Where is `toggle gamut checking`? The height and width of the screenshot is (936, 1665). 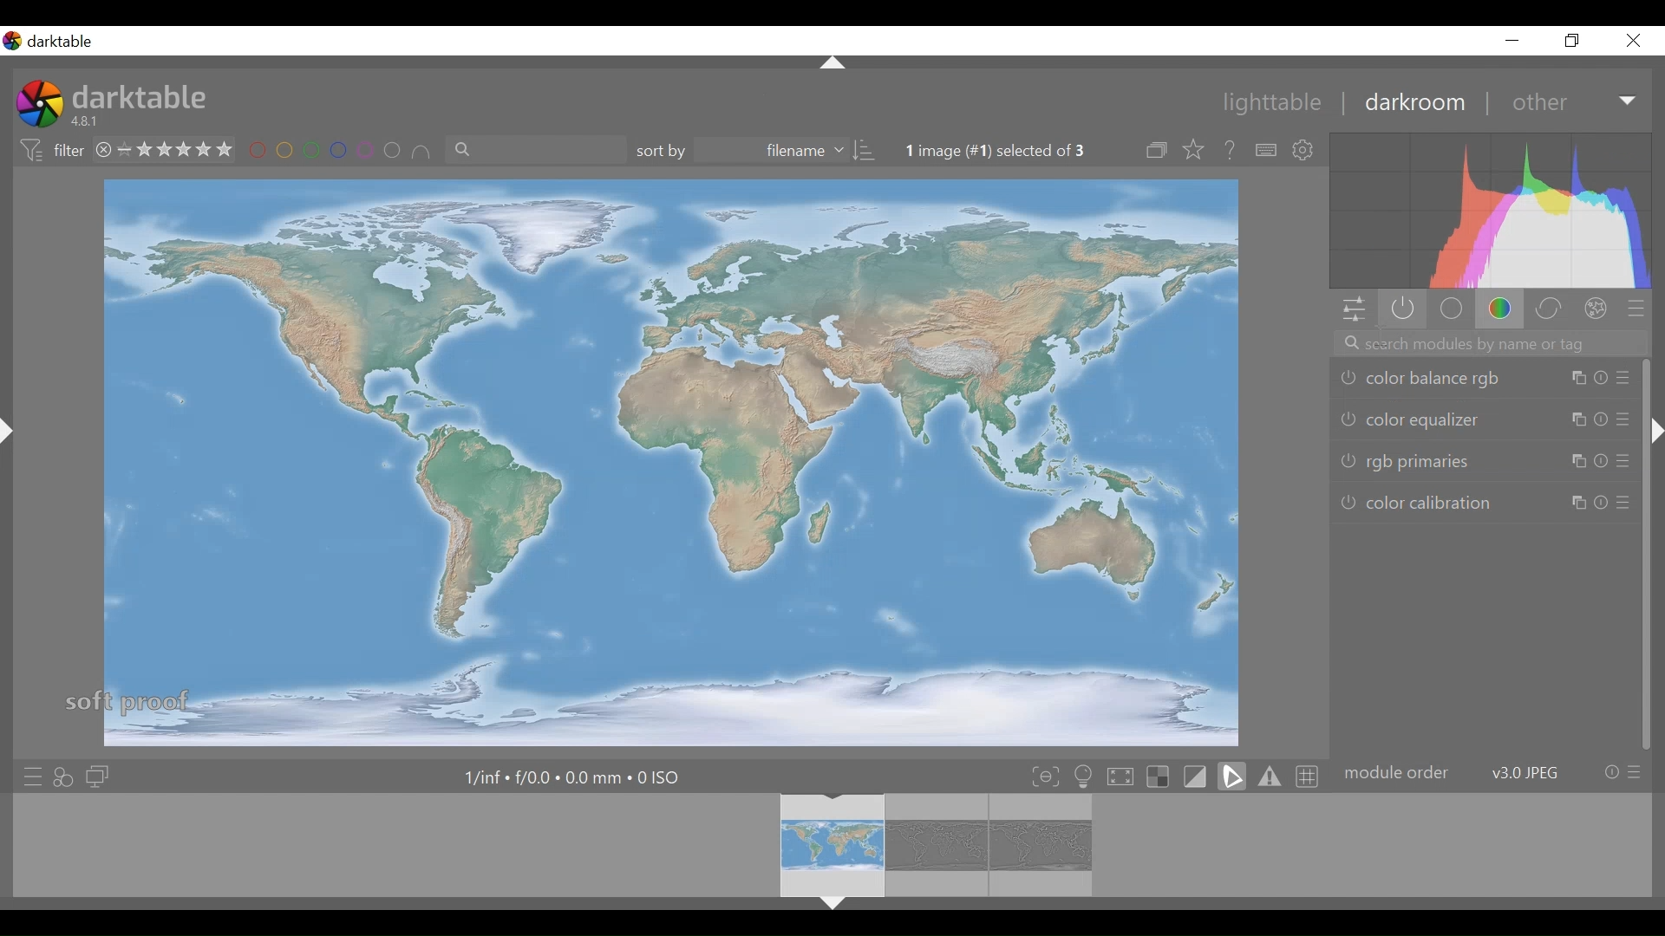
toggle gamut checking is located at coordinates (1268, 777).